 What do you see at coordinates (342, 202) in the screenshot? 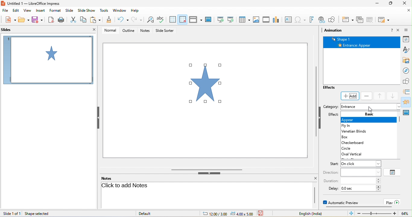
I see `automatic preview` at bounding box center [342, 202].